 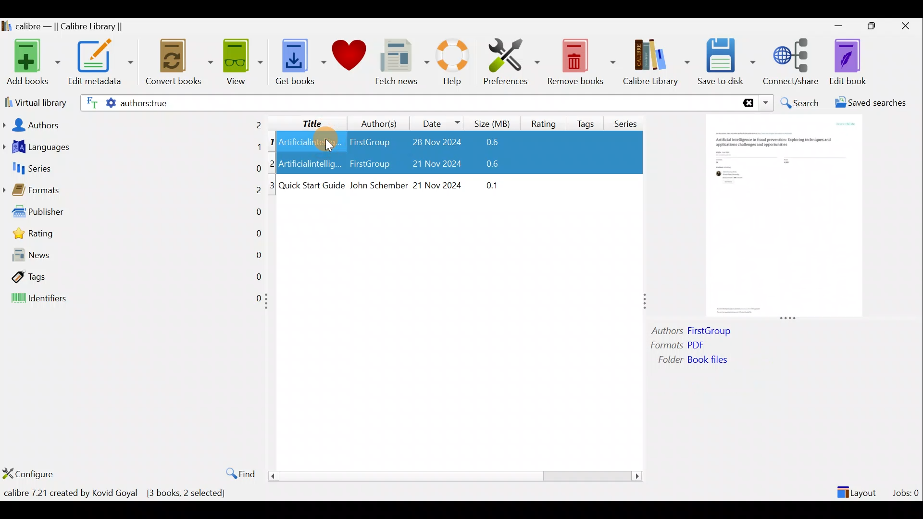 What do you see at coordinates (369, 165) in the screenshot?
I see `FirstGroup` at bounding box center [369, 165].